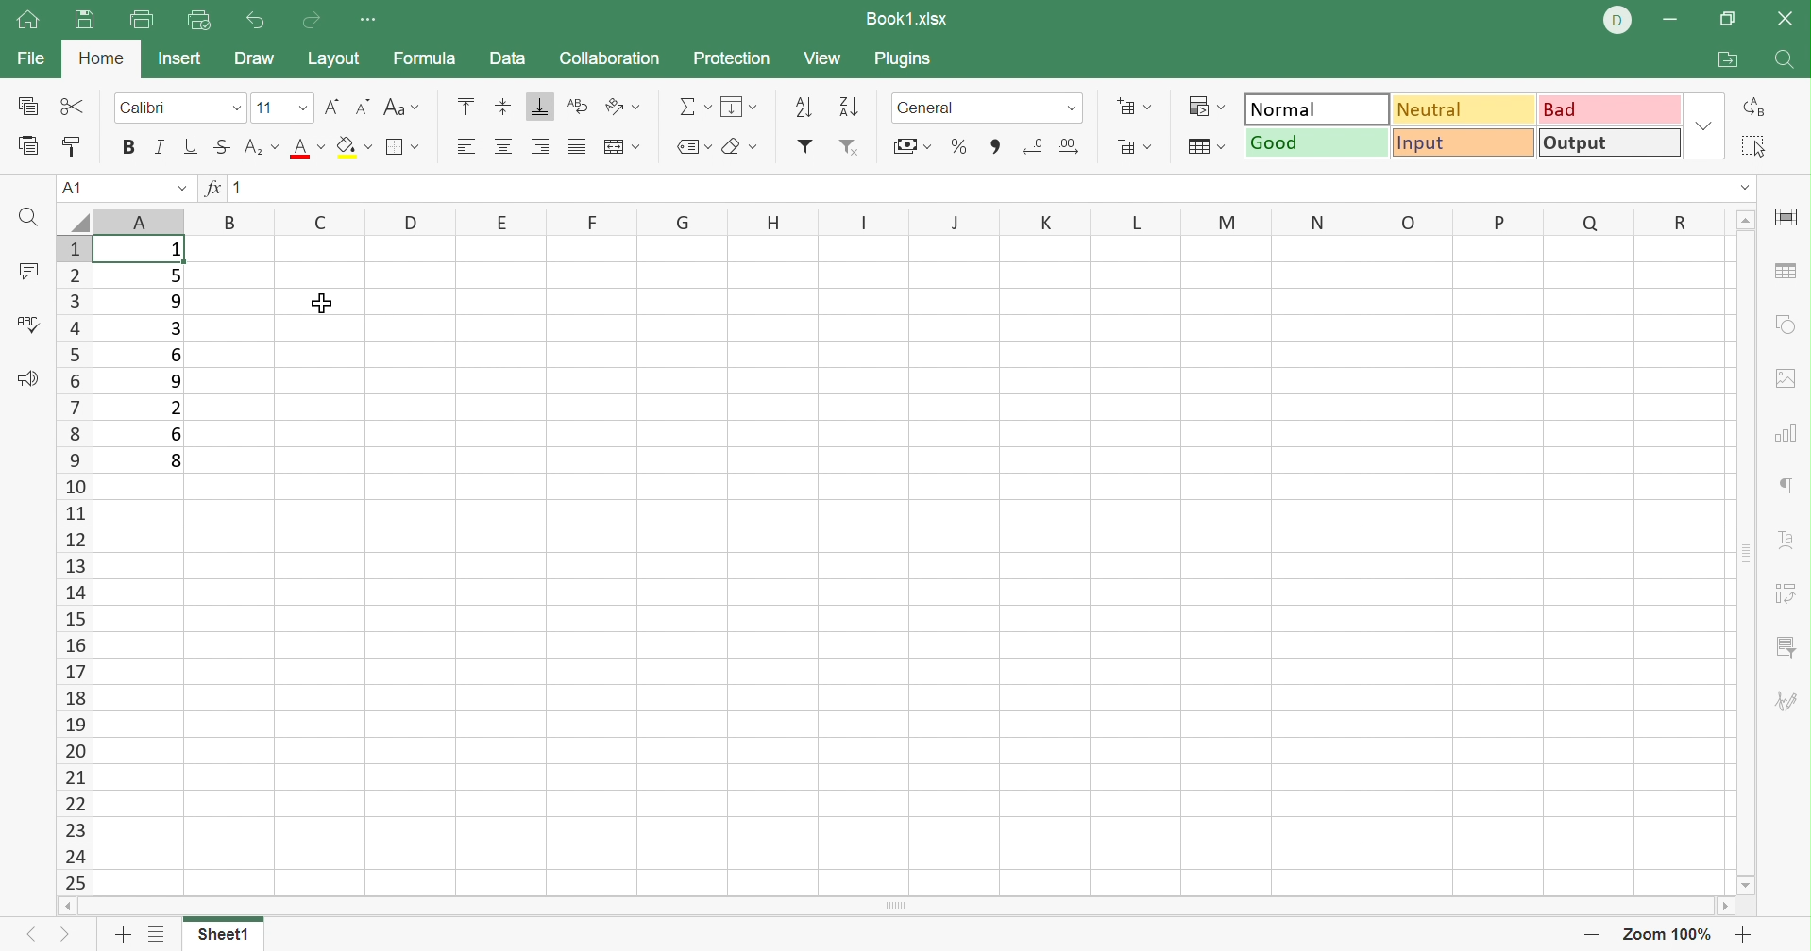 This screenshot has height=951, width=1811. What do you see at coordinates (172, 252) in the screenshot?
I see `1` at bounding box center [172, 252].